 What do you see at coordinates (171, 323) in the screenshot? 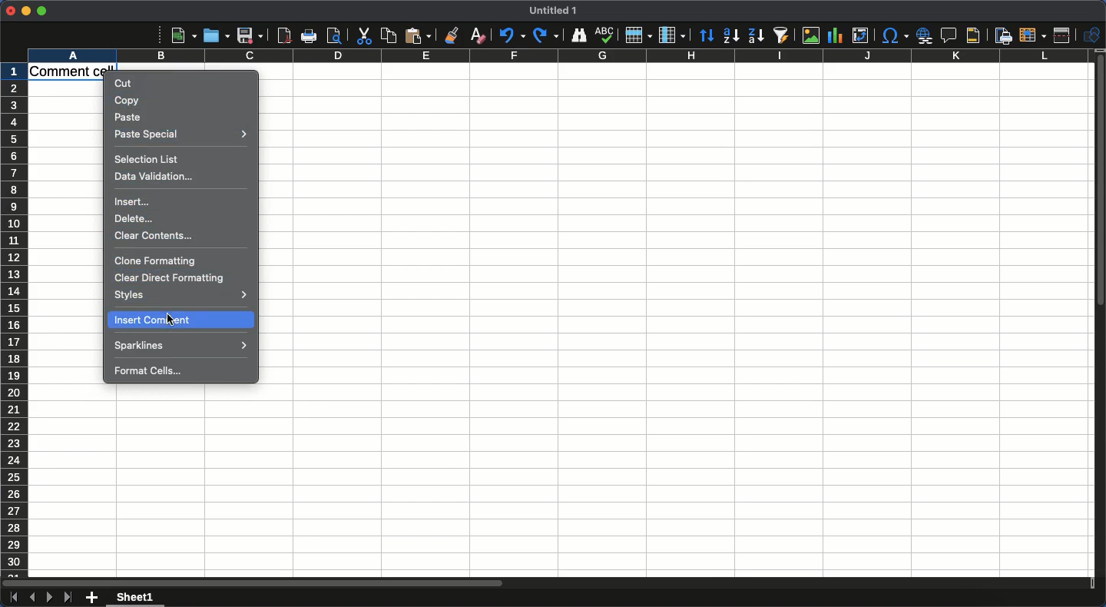
I see `cursor` at bounding box center [171, 323].